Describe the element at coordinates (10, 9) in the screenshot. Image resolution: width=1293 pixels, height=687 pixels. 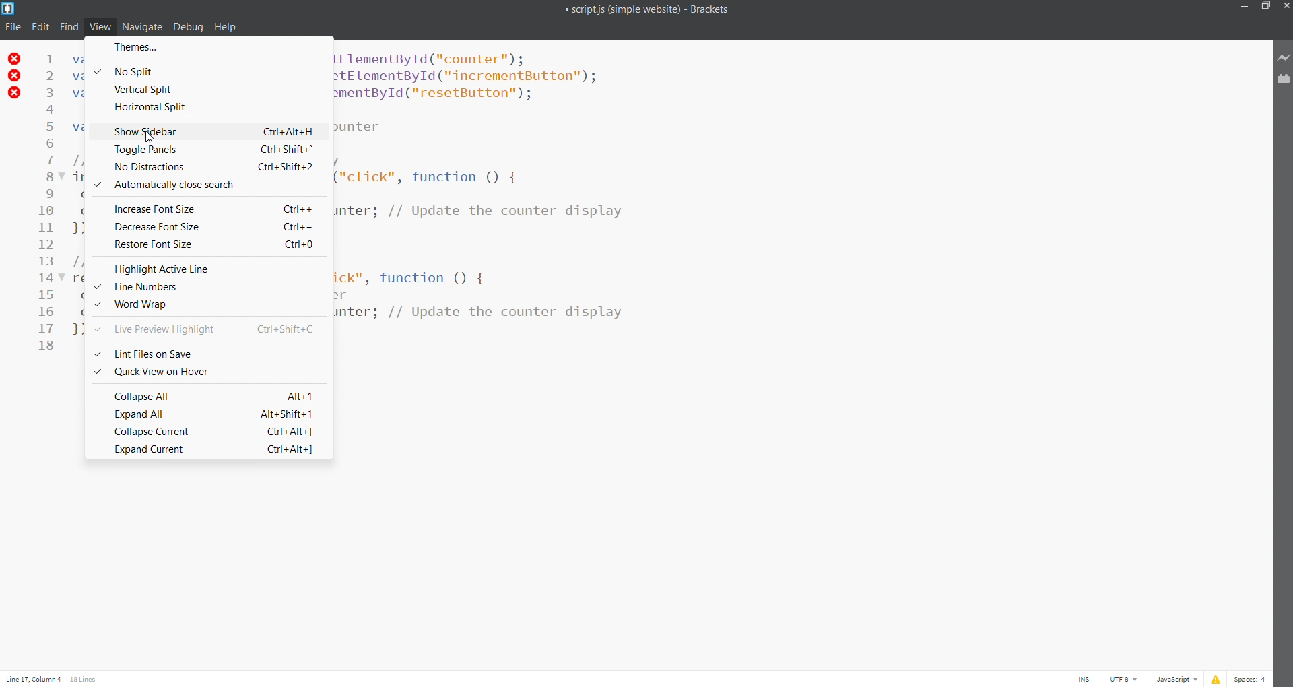
I see `brackets logo` at that location.